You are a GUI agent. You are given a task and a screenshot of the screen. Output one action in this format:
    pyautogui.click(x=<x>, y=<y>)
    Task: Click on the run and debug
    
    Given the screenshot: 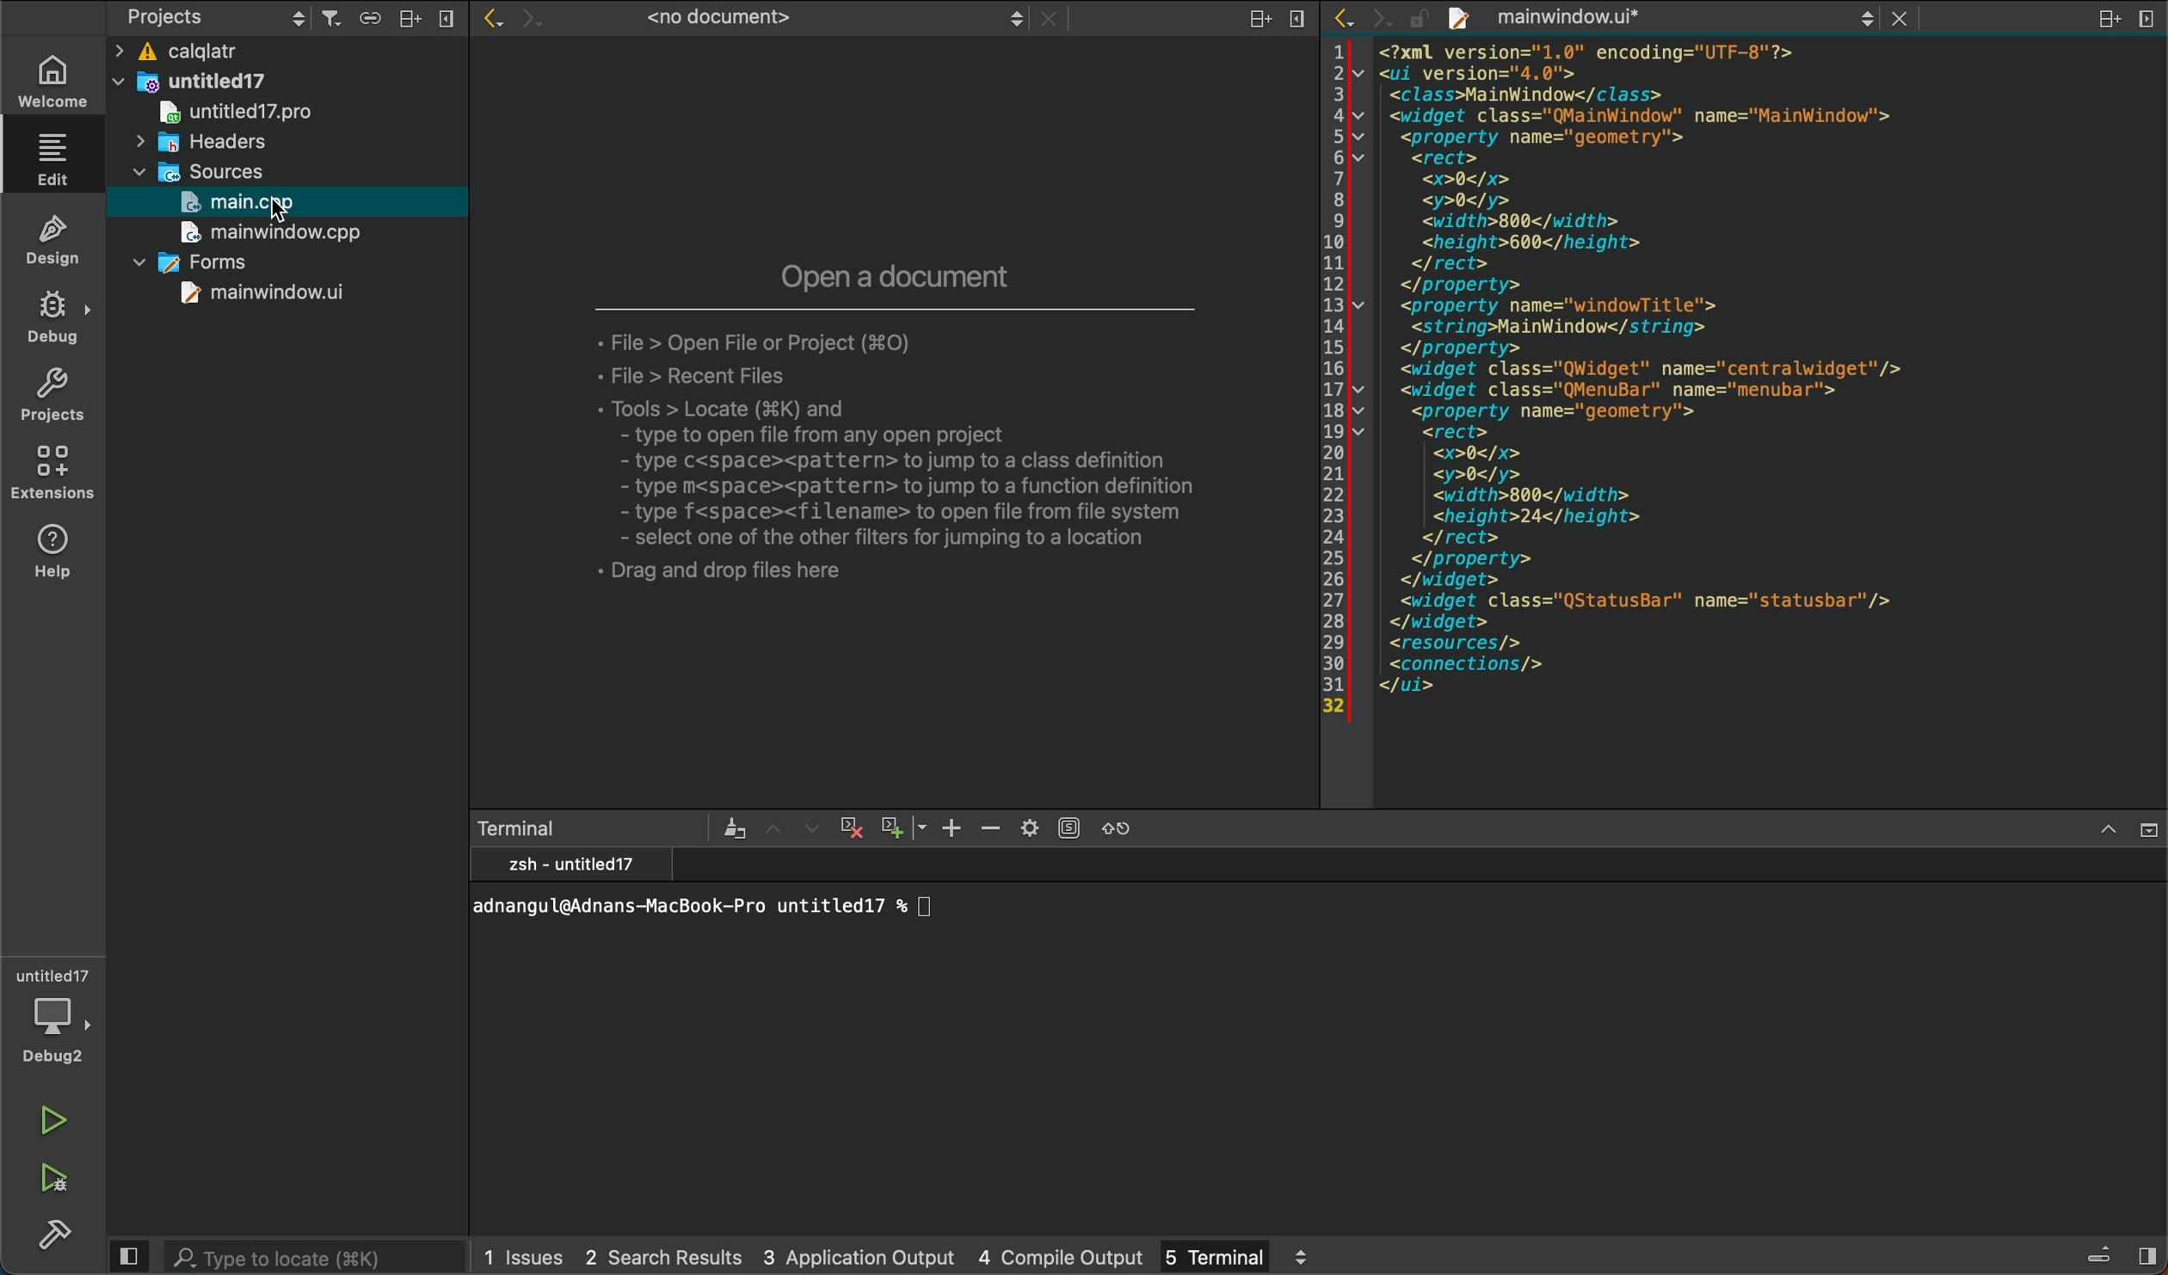 What is the action you would take?
    pyautogui.click(x=61, y=1173)
    